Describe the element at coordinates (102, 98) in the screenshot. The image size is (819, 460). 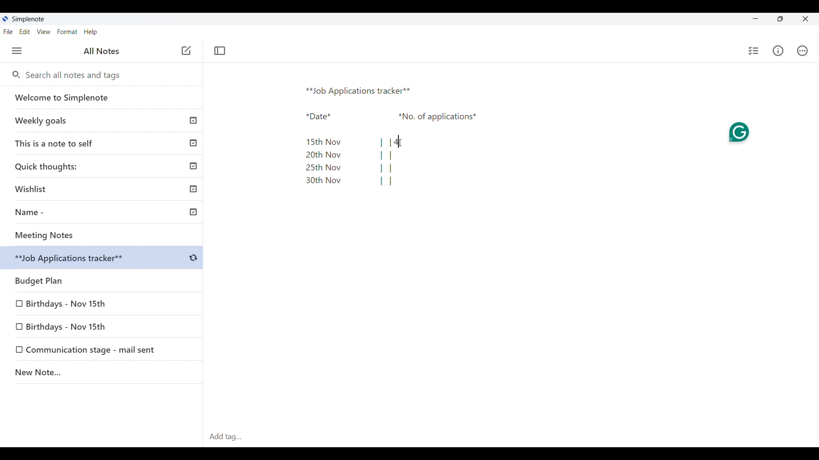
I see `Welcome to Simplenote` at that location.